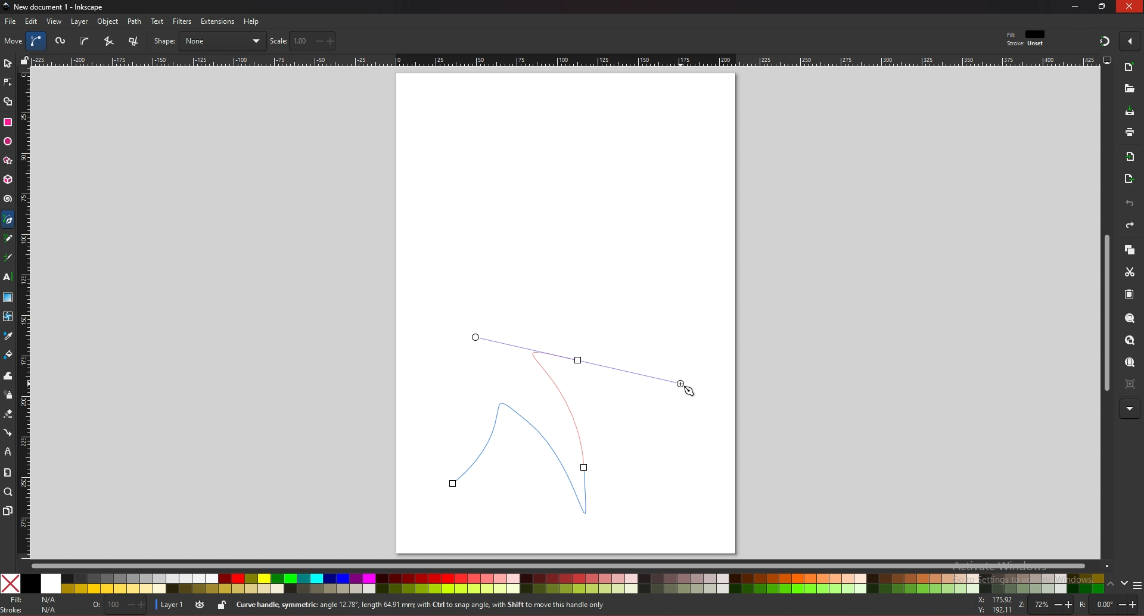  What do you see at coordinates (1129, 250) in the screenshot?
I see `copy` at bounding box center [1129, 250].